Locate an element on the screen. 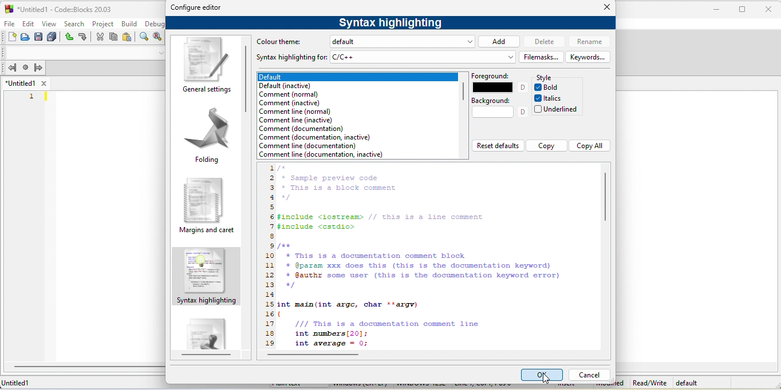 The width and height of the screenshot is (781, 390). file masks is located at coordinates (542, 57).